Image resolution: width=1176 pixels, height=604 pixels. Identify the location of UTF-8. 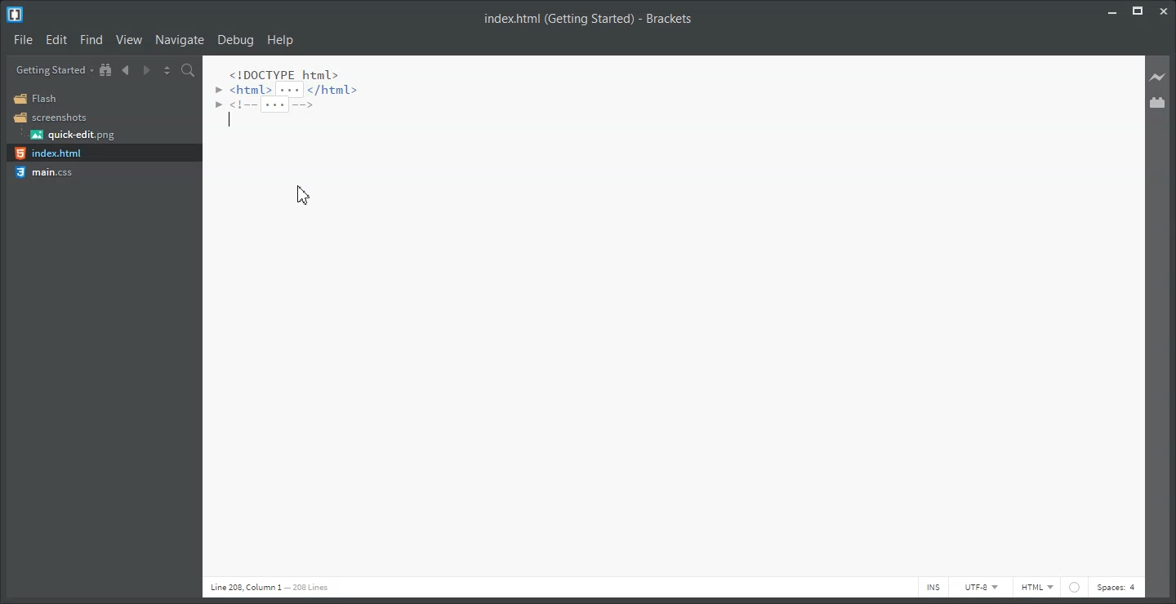
(983, 587).